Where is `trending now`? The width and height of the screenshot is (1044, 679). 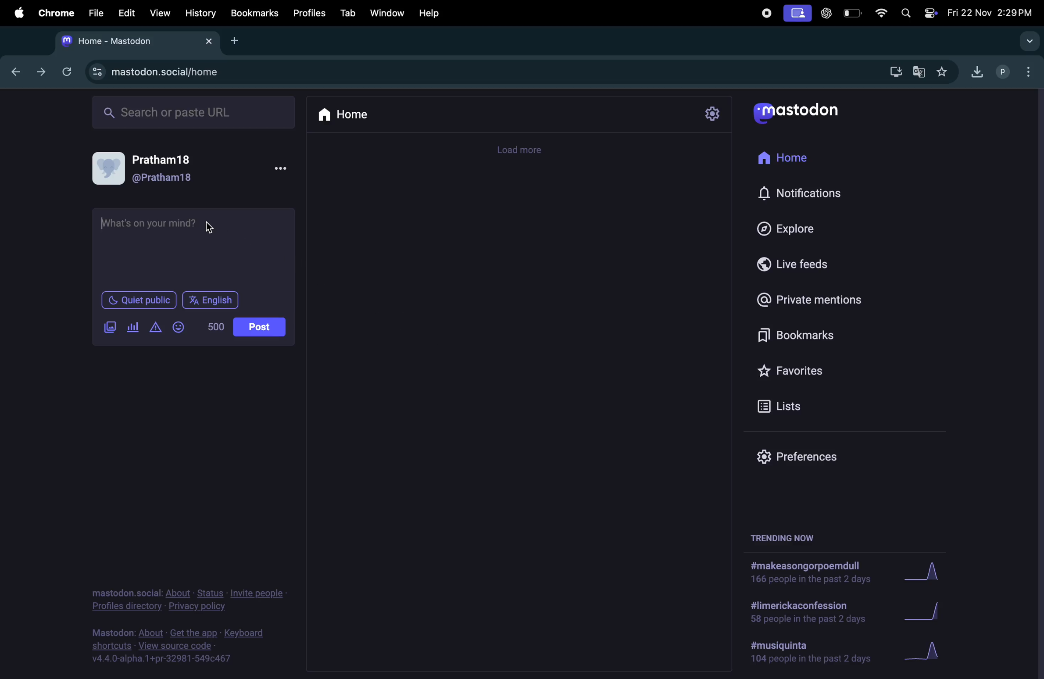
trending now is located at coordinates (788, 537).